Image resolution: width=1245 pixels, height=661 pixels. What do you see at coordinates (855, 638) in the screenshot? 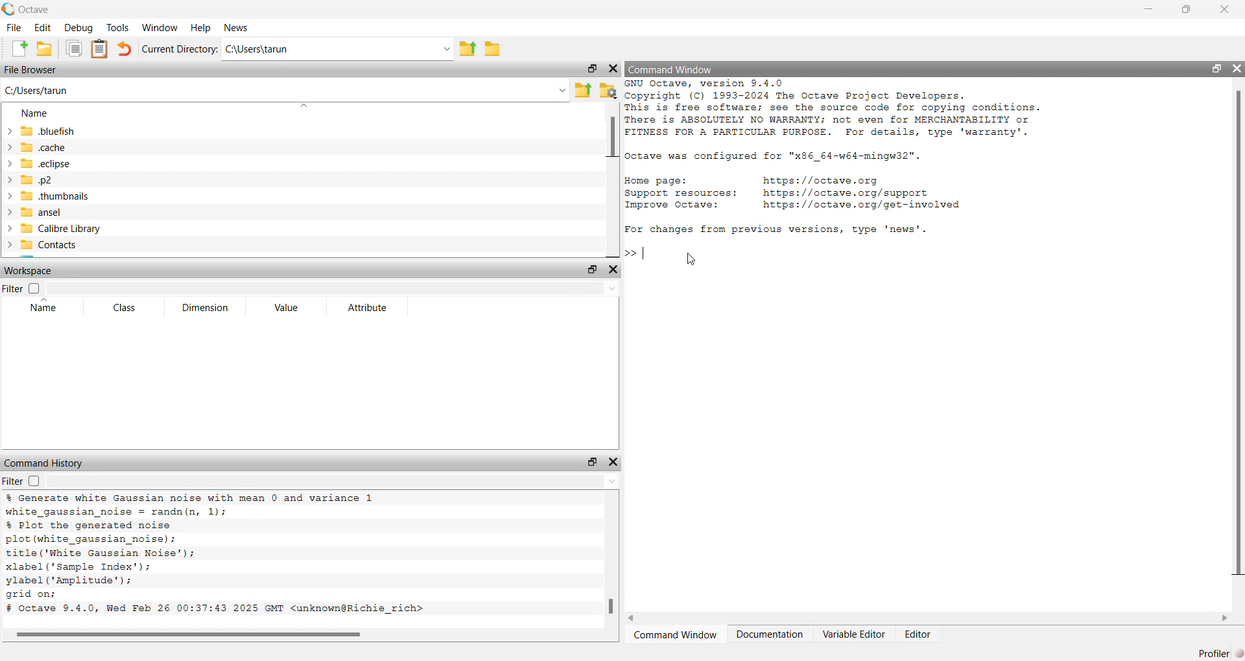
I see `Variable Editor` at bounding box center [855, 638].